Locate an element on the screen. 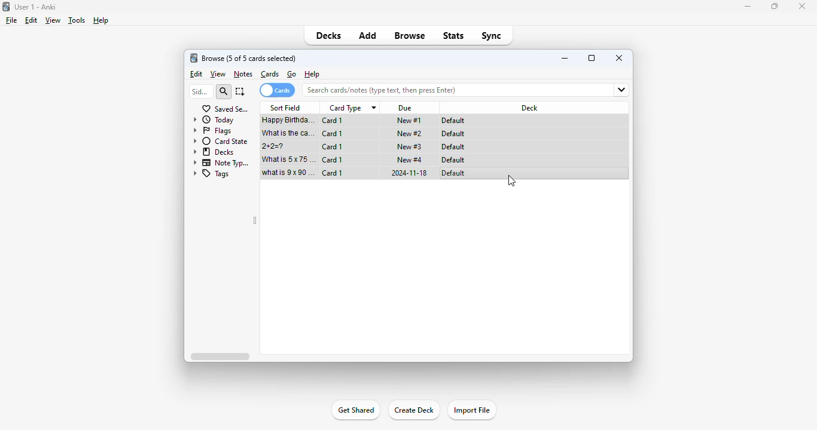 Image resolution: width=817 pixels, height=430 pixels. browse is located at coordinates (410, 35).